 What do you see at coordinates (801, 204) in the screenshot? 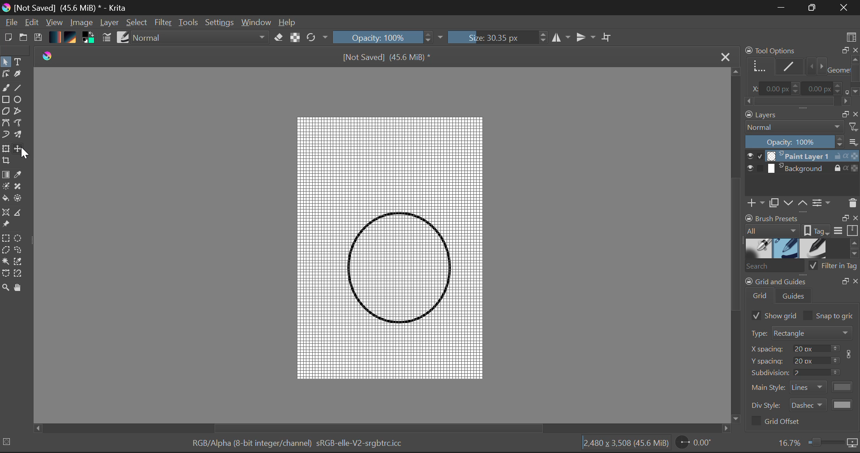
I see `Layers Quickbuttons` at bounding box center [801, 204].